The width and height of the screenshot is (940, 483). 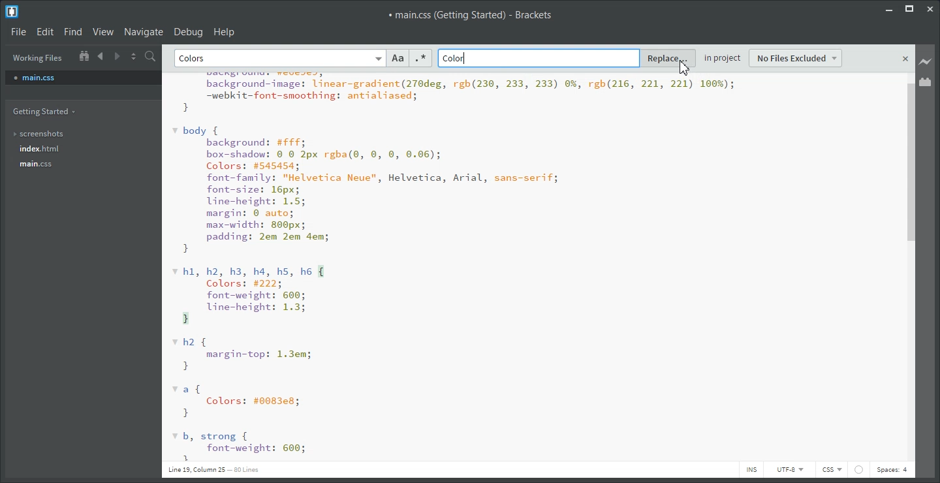 I want to click on Help, so click(x=225, y=31).